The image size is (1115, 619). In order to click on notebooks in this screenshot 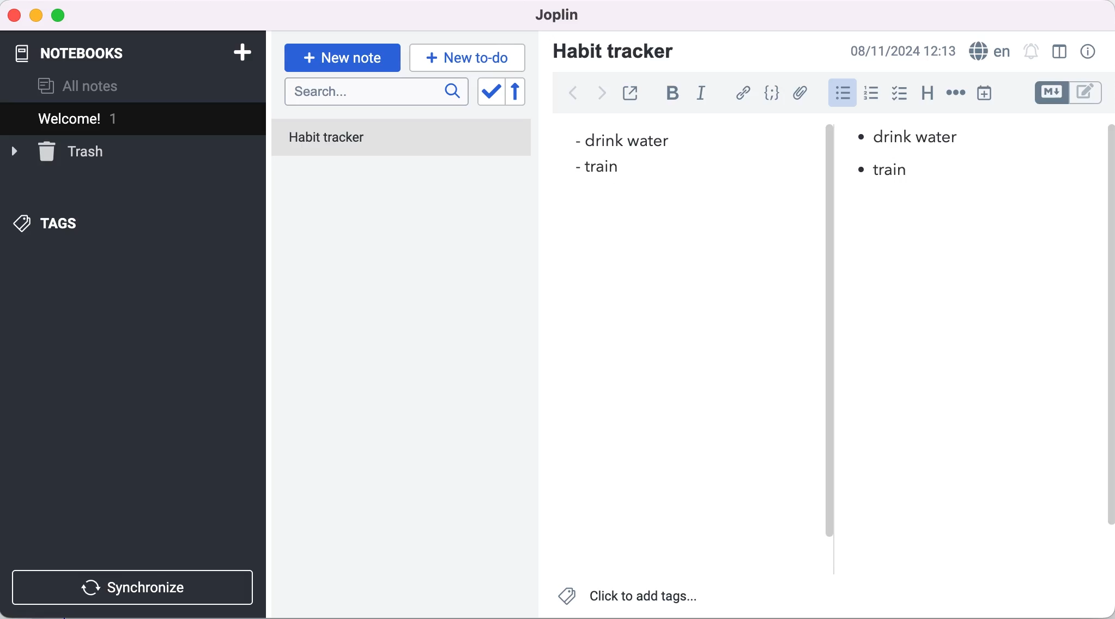, I will do `click(87, 48)`.